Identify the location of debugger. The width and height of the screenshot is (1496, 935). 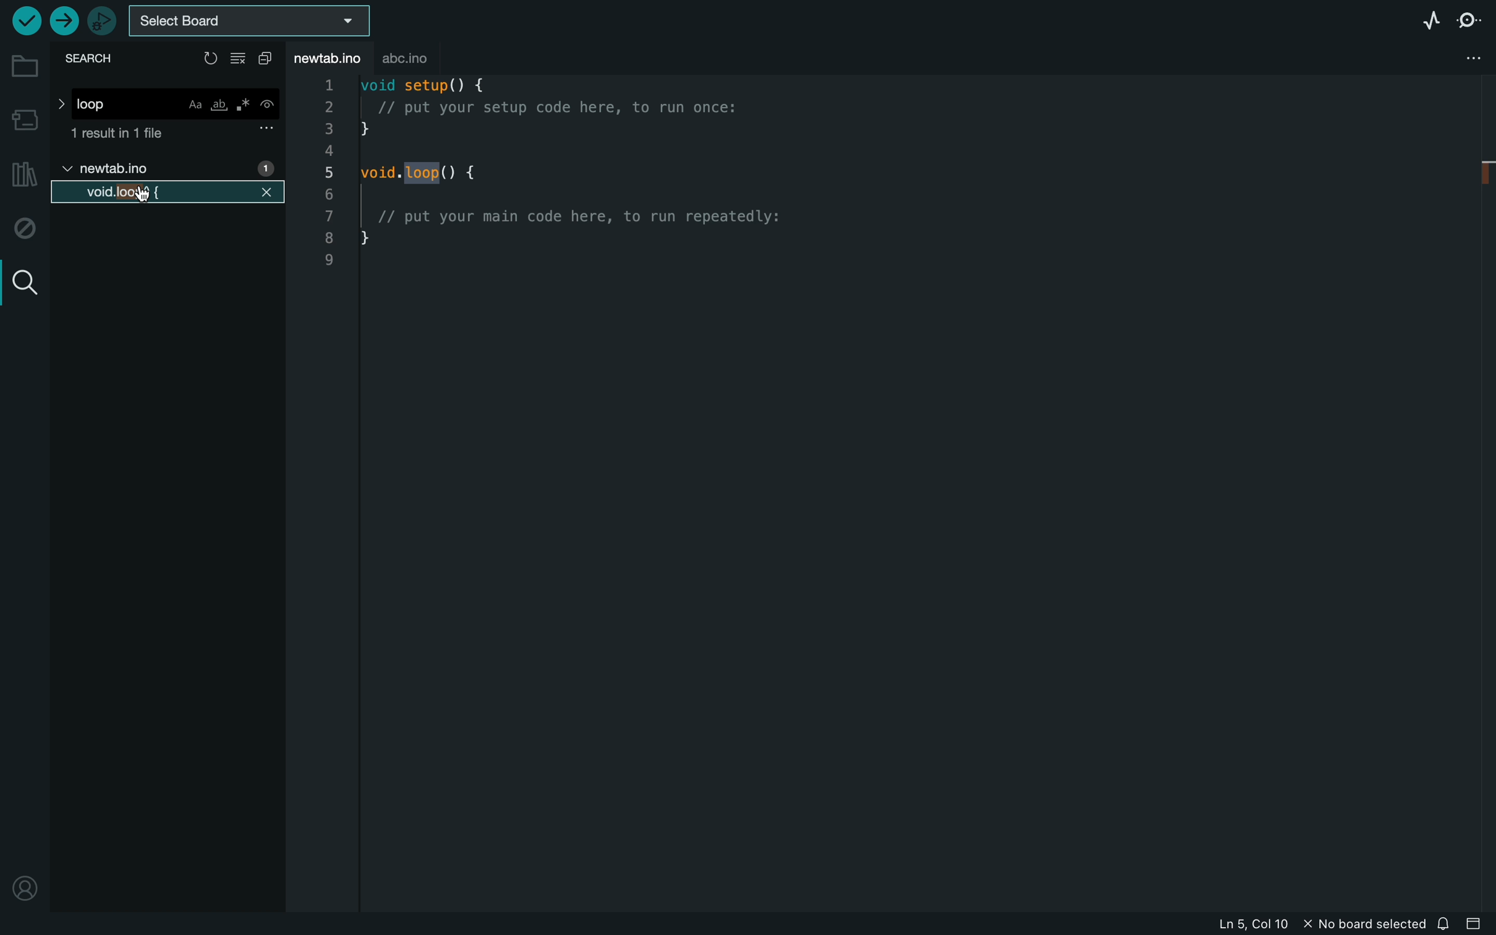
(101, 20).